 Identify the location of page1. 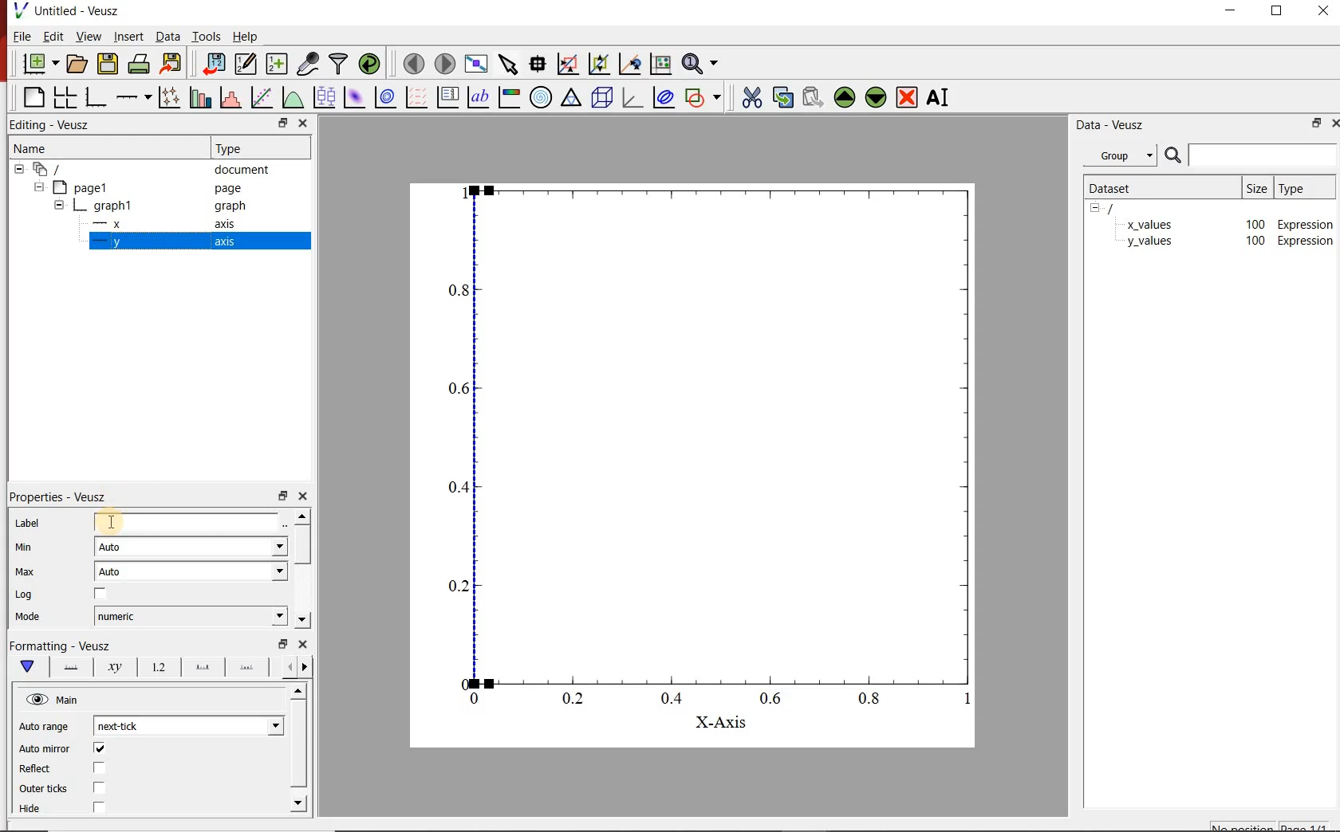
(87, 186).